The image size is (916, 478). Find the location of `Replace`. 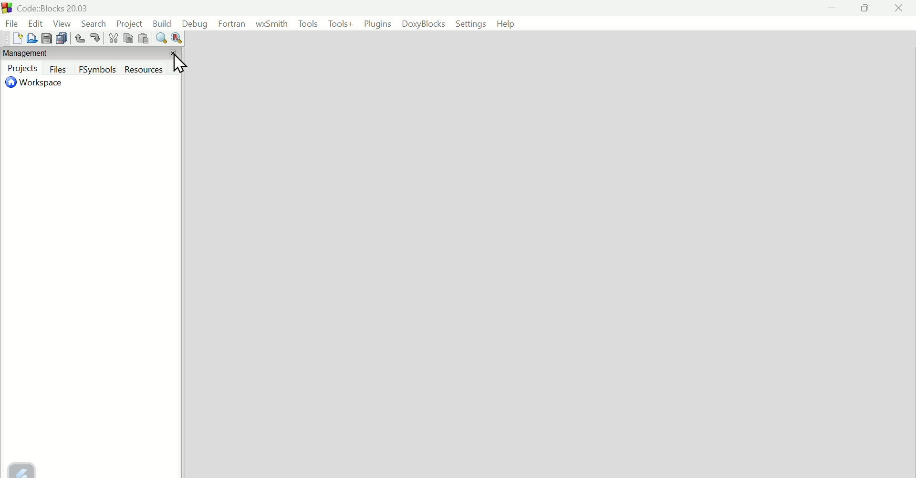

Replace is located at coordinates (177, 38).